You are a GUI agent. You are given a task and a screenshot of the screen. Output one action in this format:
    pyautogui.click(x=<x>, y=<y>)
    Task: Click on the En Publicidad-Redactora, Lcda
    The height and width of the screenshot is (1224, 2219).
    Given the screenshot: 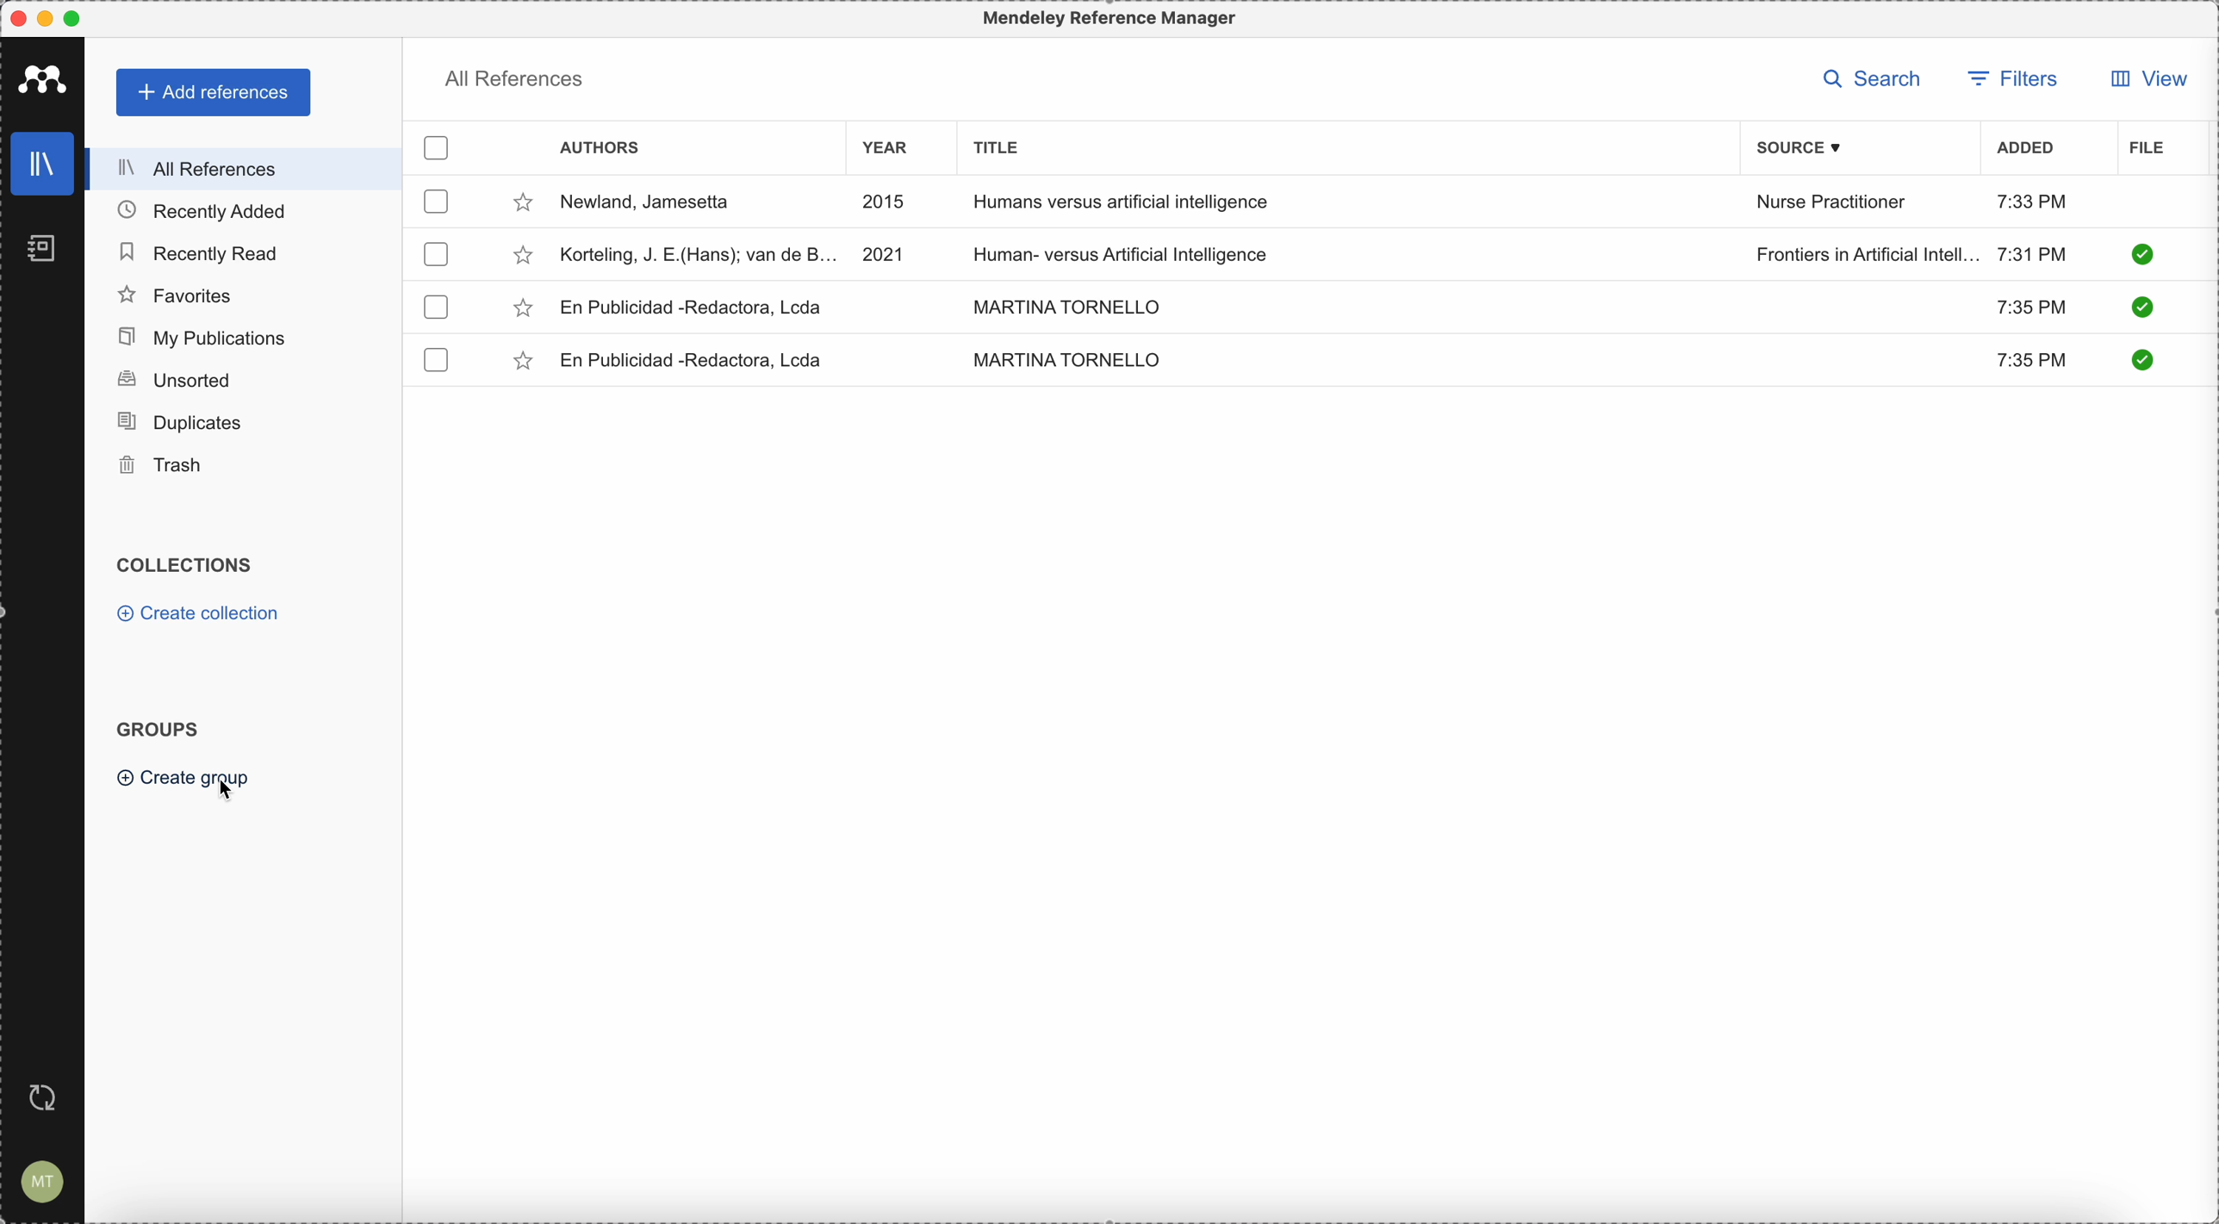 What is the action you would take?
    pyautogui.click(x=693, y=308)
    